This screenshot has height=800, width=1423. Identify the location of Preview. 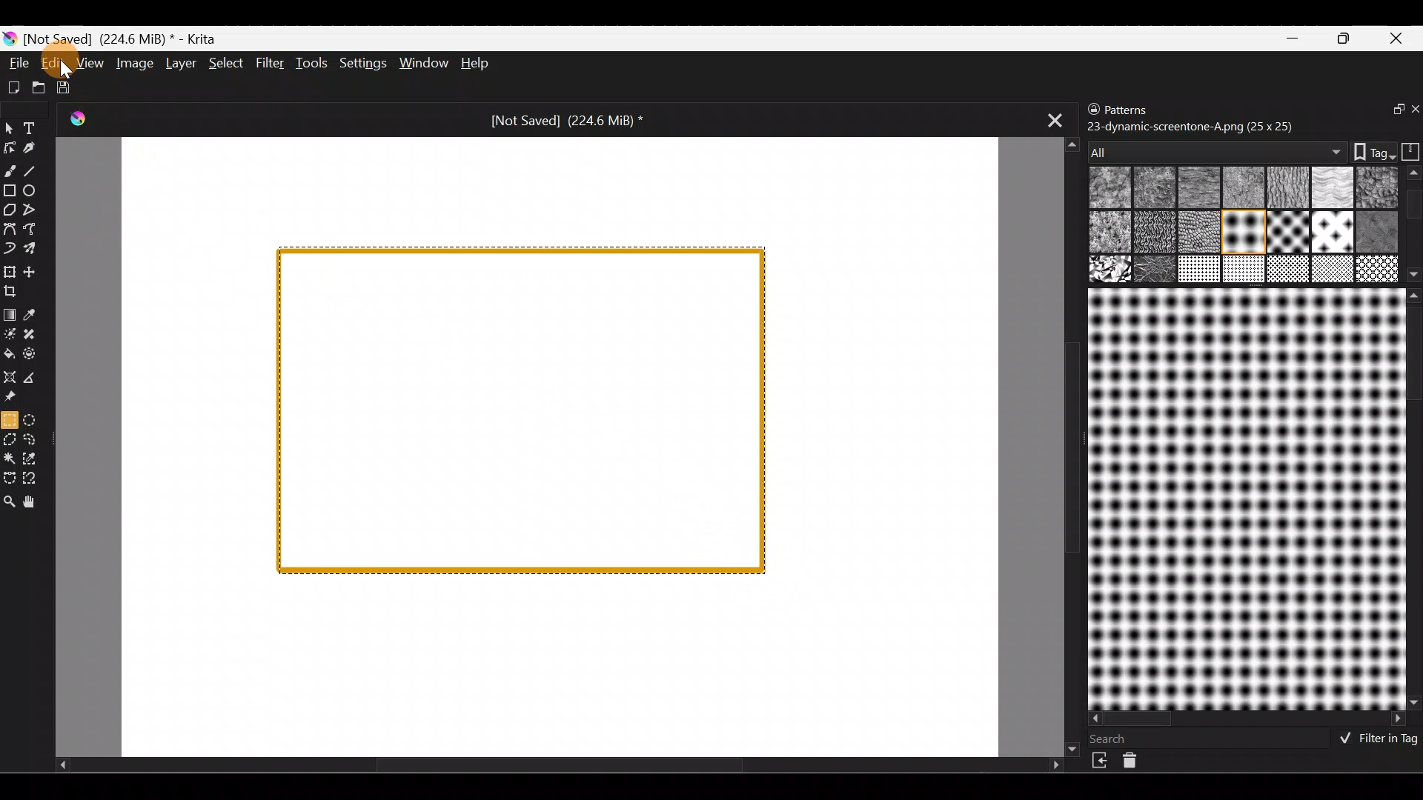
(1244, 499).